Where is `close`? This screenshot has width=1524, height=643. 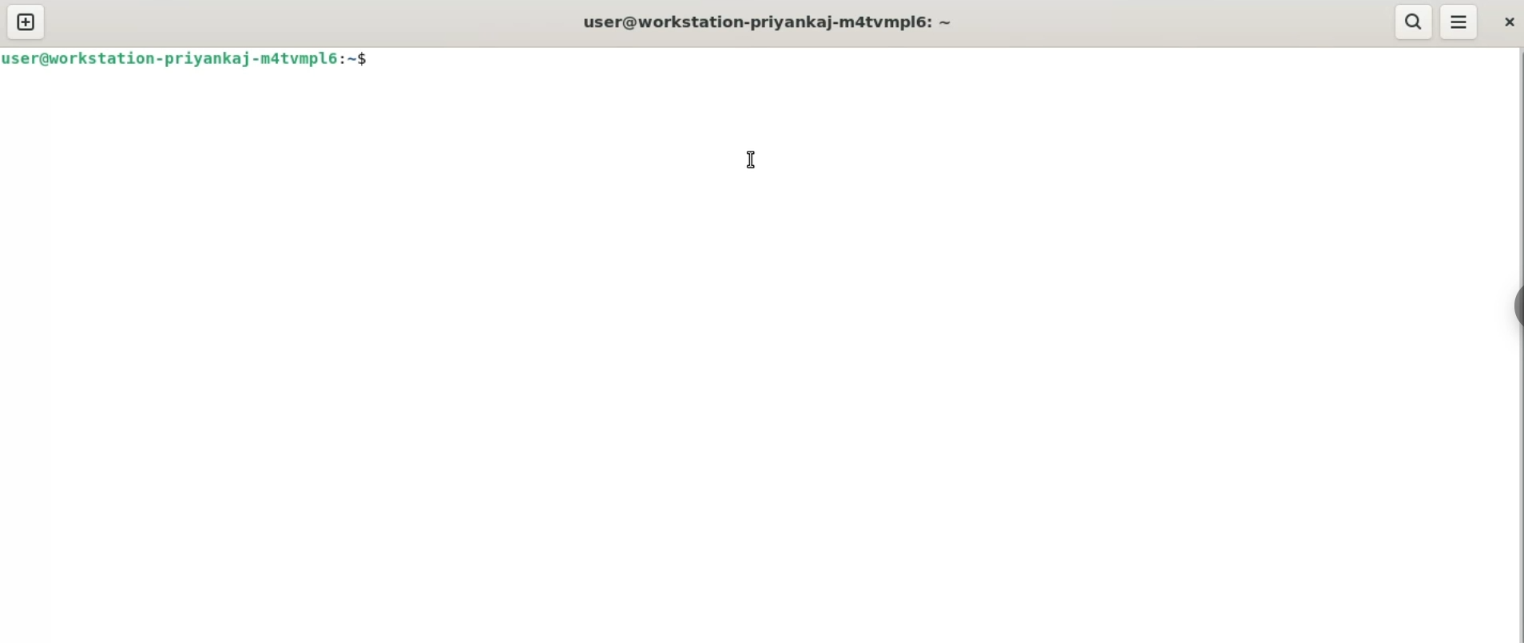 close is located at coordinates (1506, 24).